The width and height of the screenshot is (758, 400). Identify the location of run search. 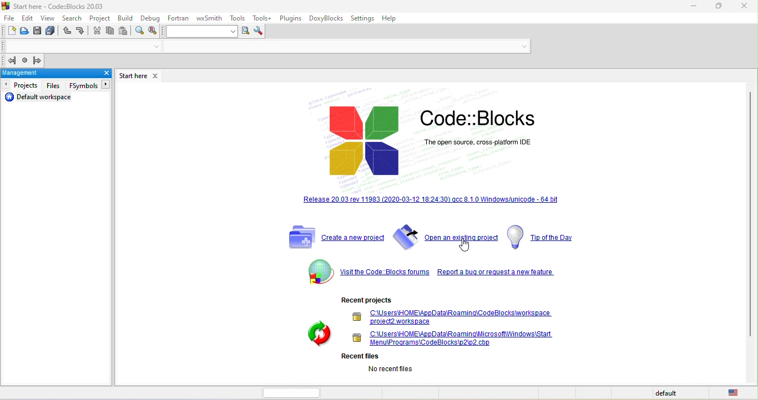
(246, 31).